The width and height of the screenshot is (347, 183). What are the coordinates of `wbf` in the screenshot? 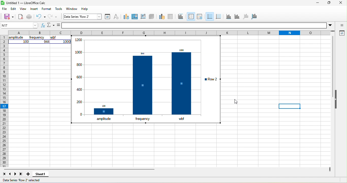 It's located at (54, 38).